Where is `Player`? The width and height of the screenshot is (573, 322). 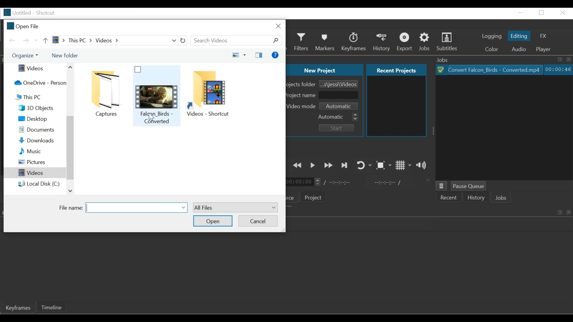 Player is located at coordinates (544, 49).